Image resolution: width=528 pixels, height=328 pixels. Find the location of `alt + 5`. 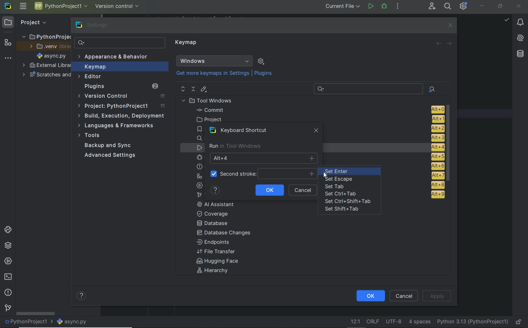

alt + 5 is located at coordinates (437, 157).